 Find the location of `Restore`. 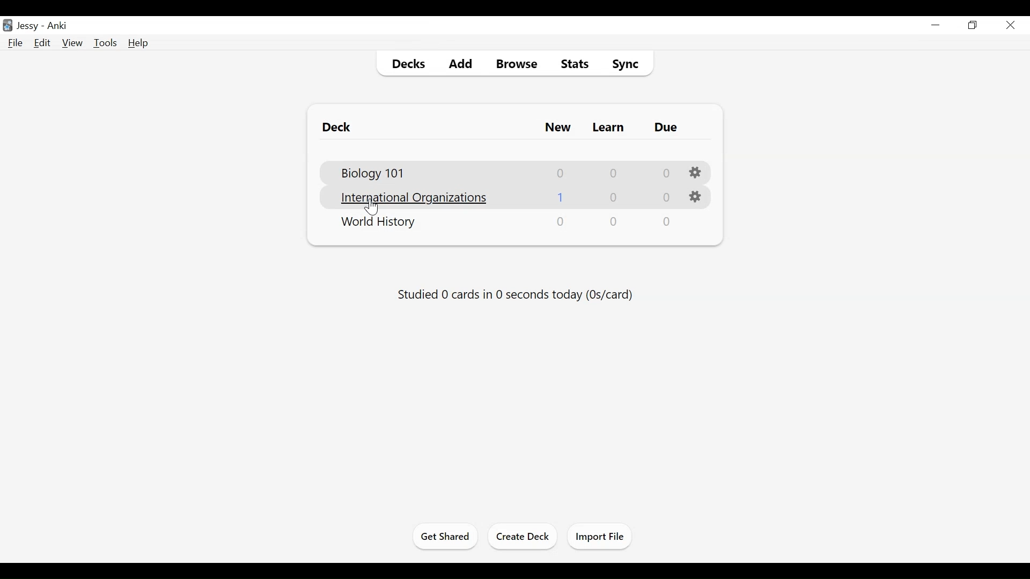

Restore is located at coordinates (974, 25).